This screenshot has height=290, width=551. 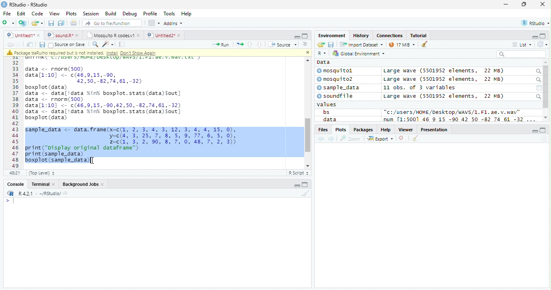 What do you see at coordinates (544, 139) in the screenshot?
I see `Refresh` at bounding box center [544, 139].